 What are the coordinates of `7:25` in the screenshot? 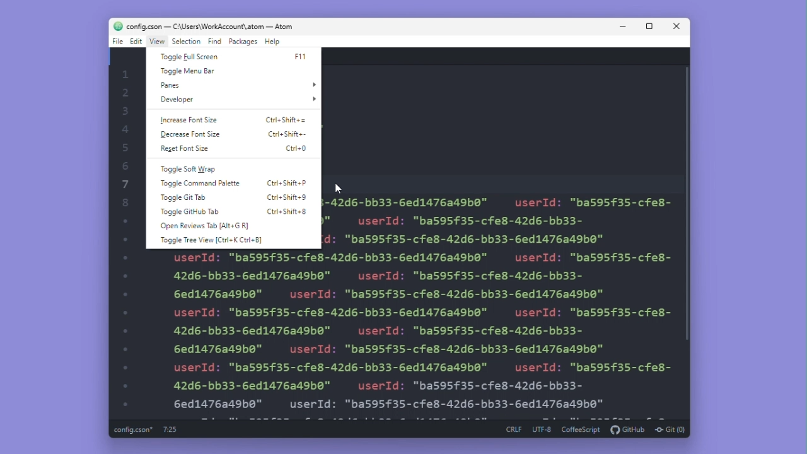 It's located at (170, 429).